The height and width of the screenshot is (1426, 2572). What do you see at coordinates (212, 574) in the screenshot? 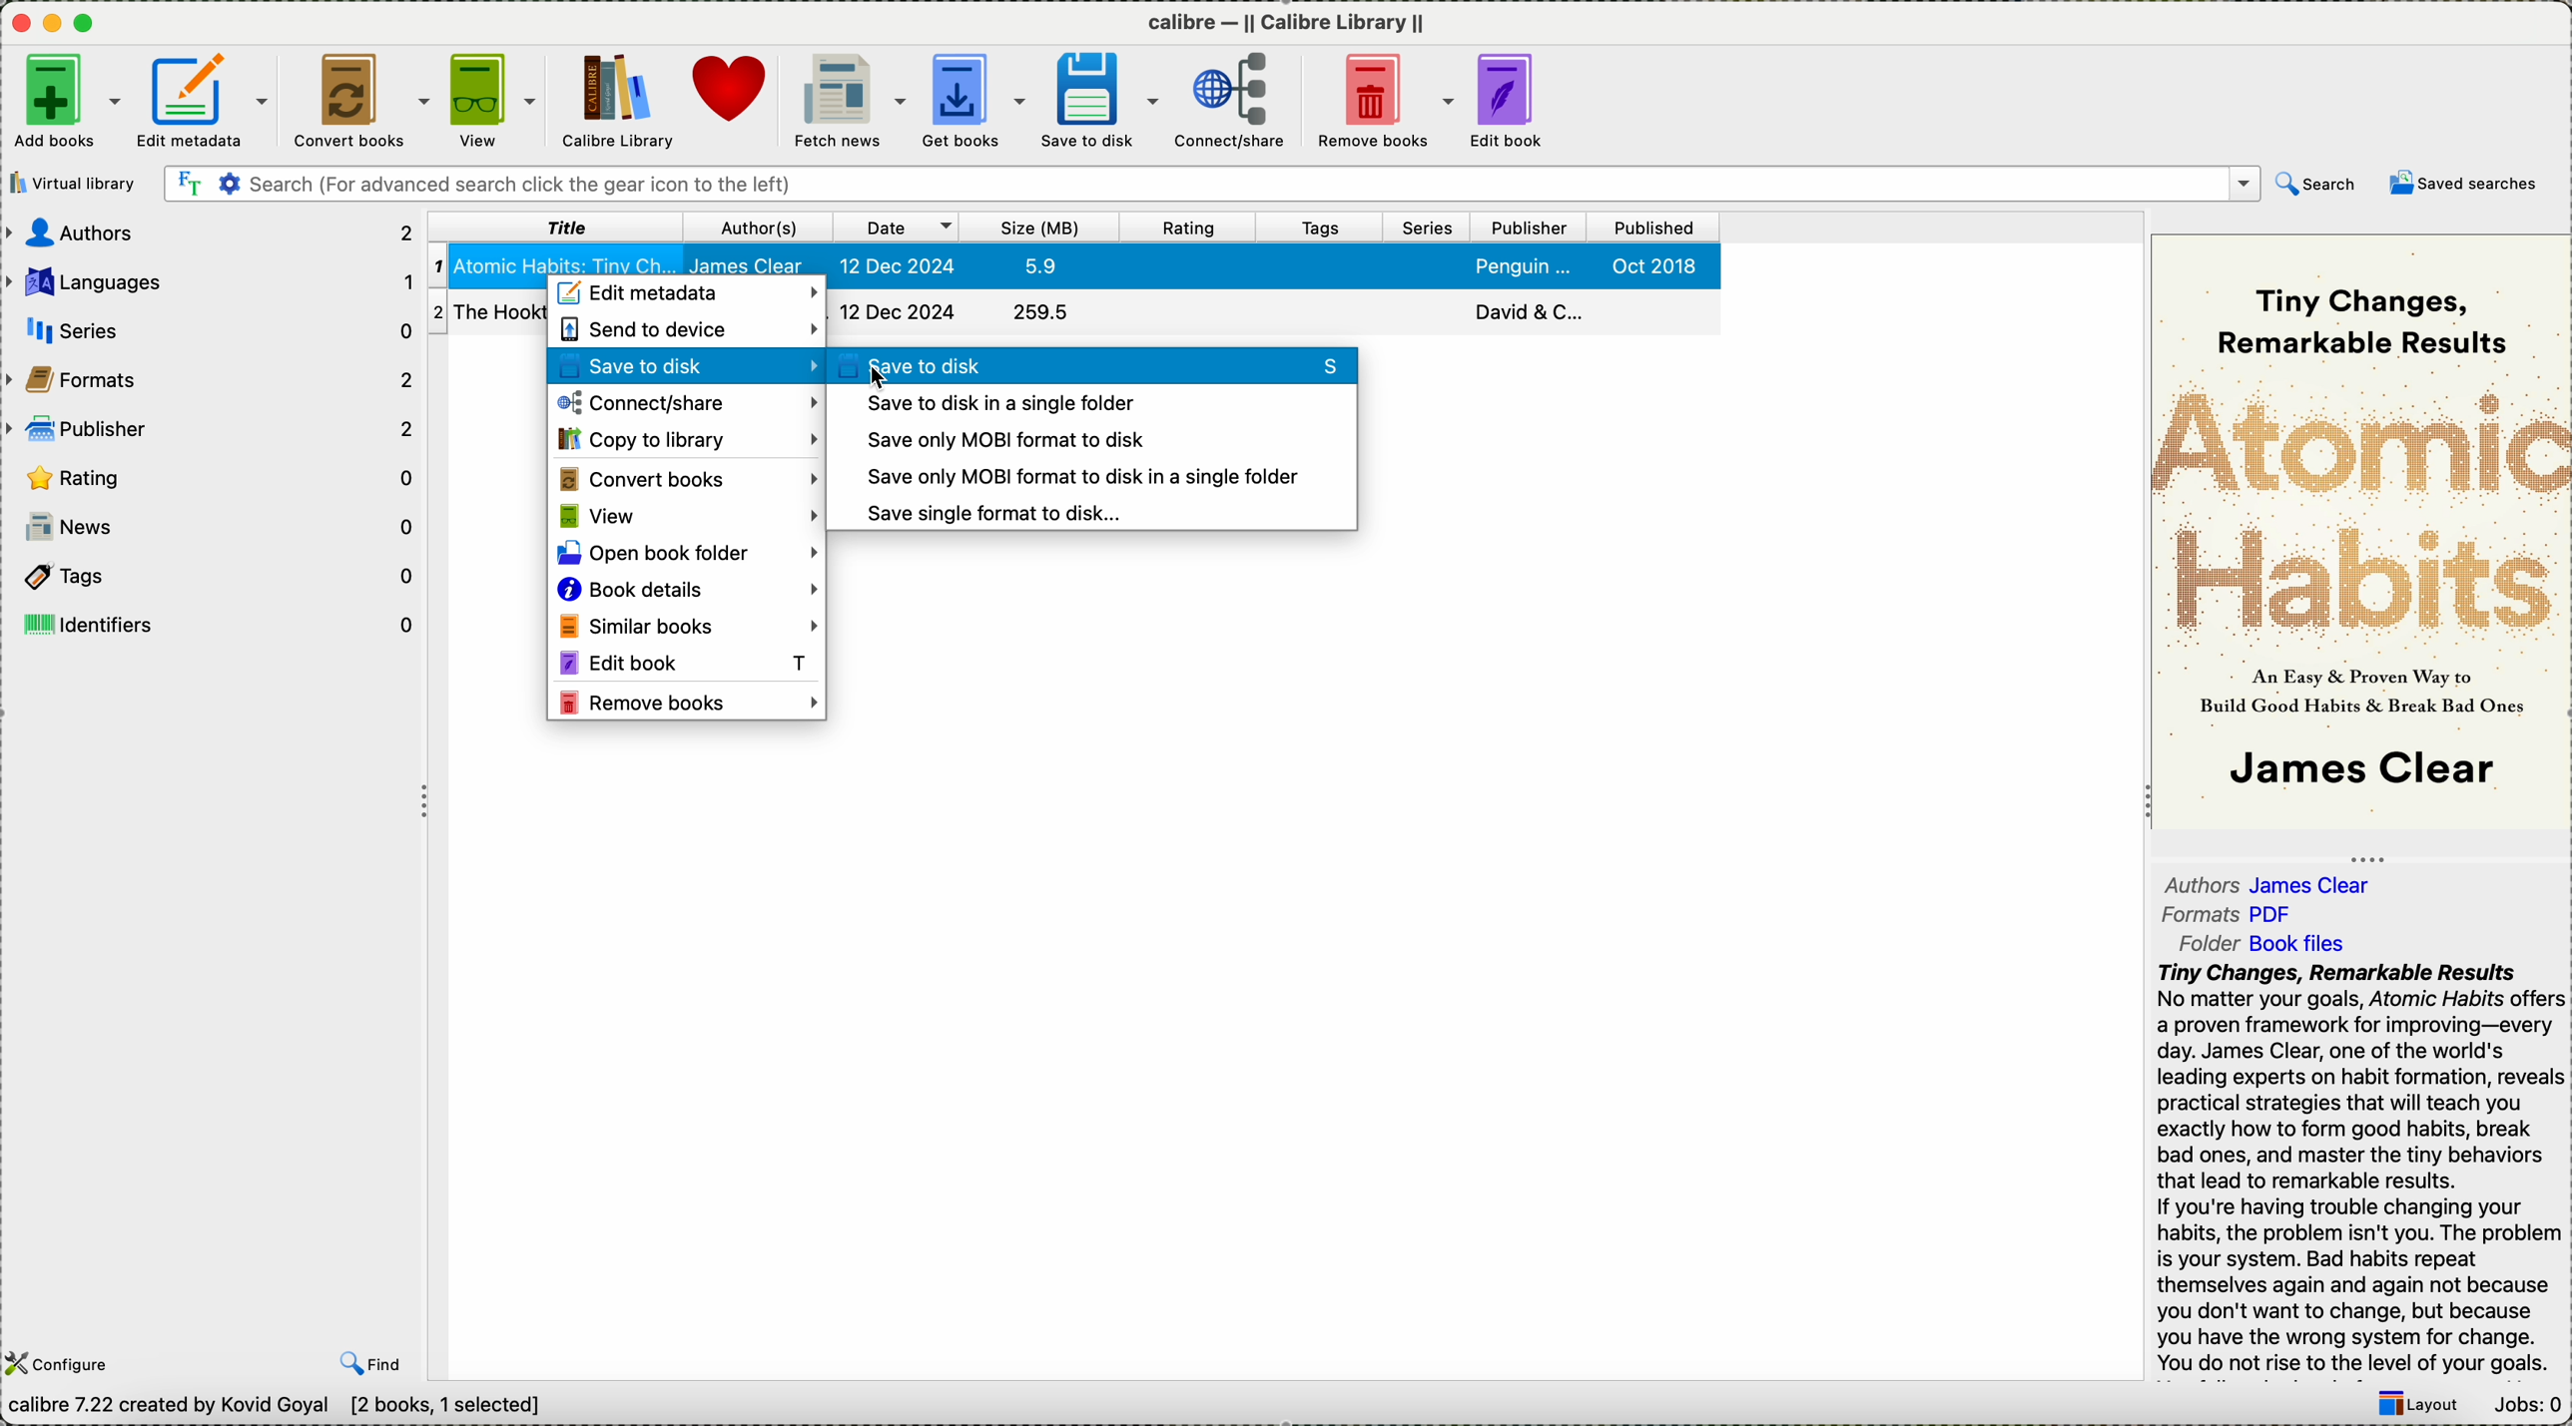
I see `tags` at bounding box center [212, 574].